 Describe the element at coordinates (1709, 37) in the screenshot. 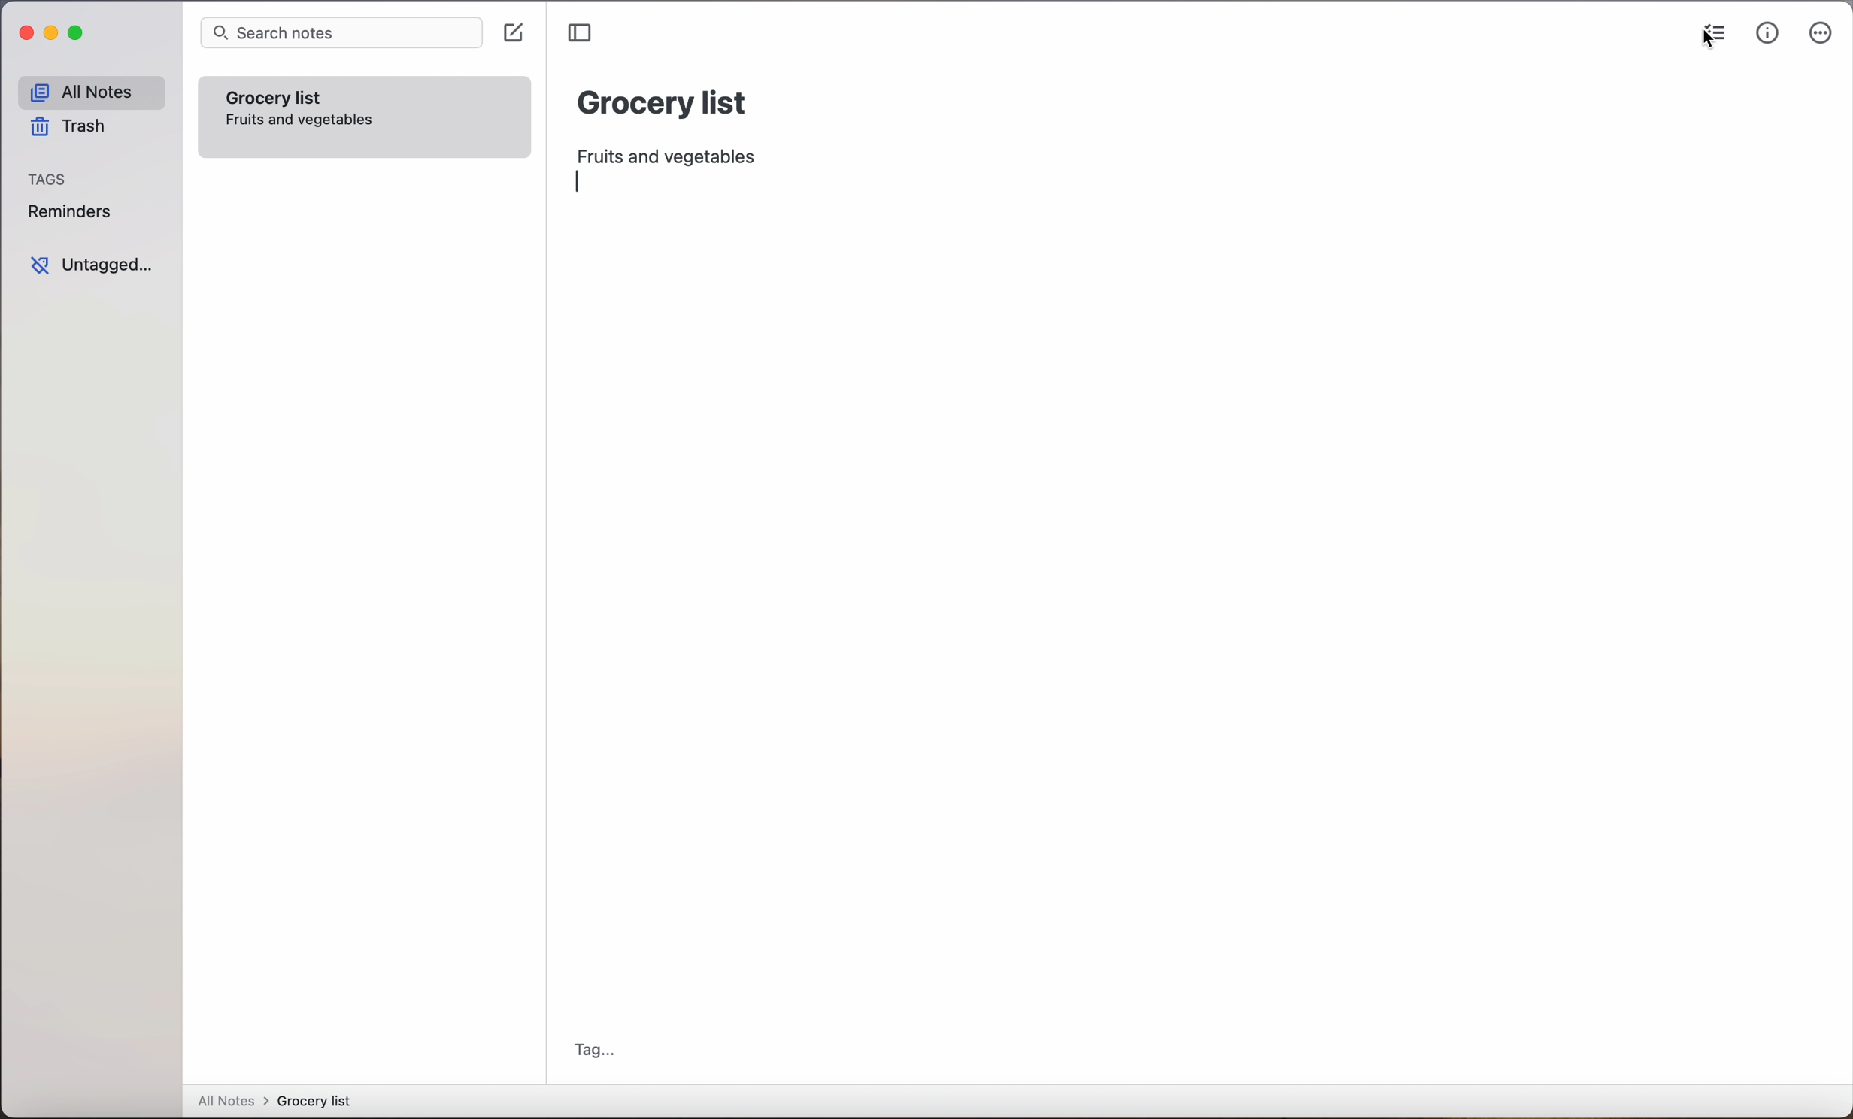

I see `click on checklist` at that location.